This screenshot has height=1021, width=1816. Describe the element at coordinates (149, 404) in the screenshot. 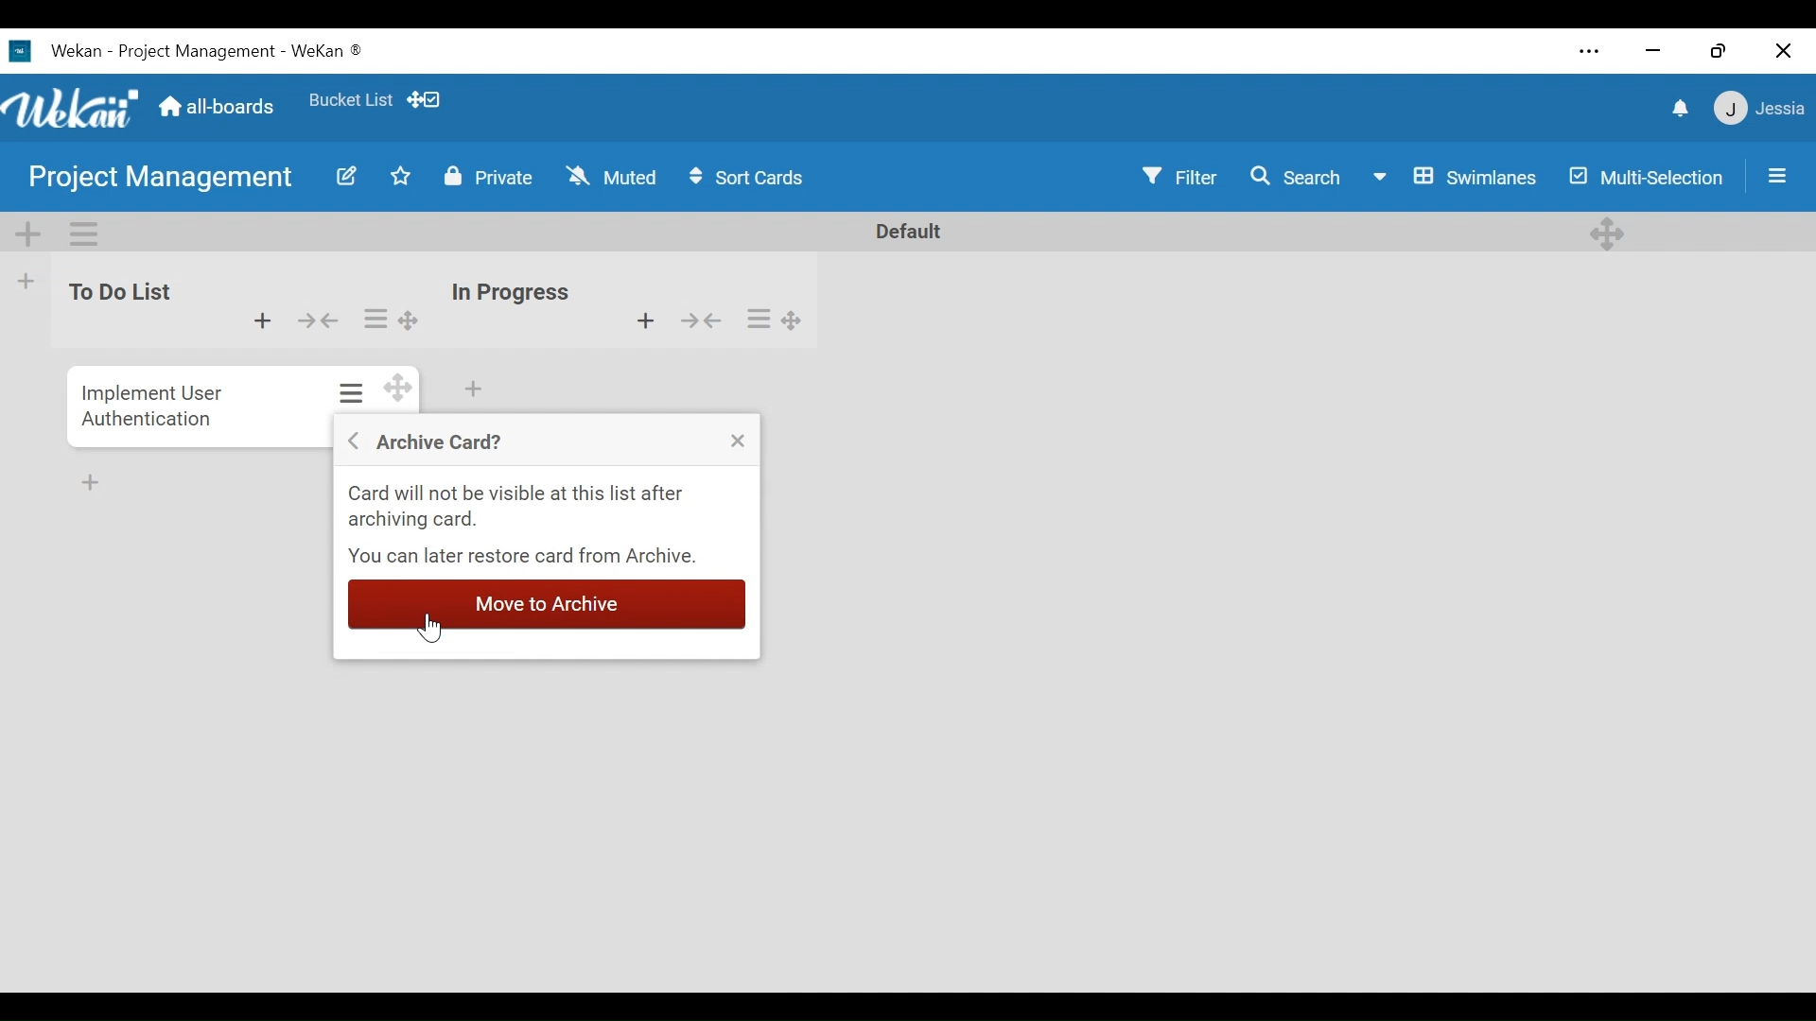

I see `Card` at that location.